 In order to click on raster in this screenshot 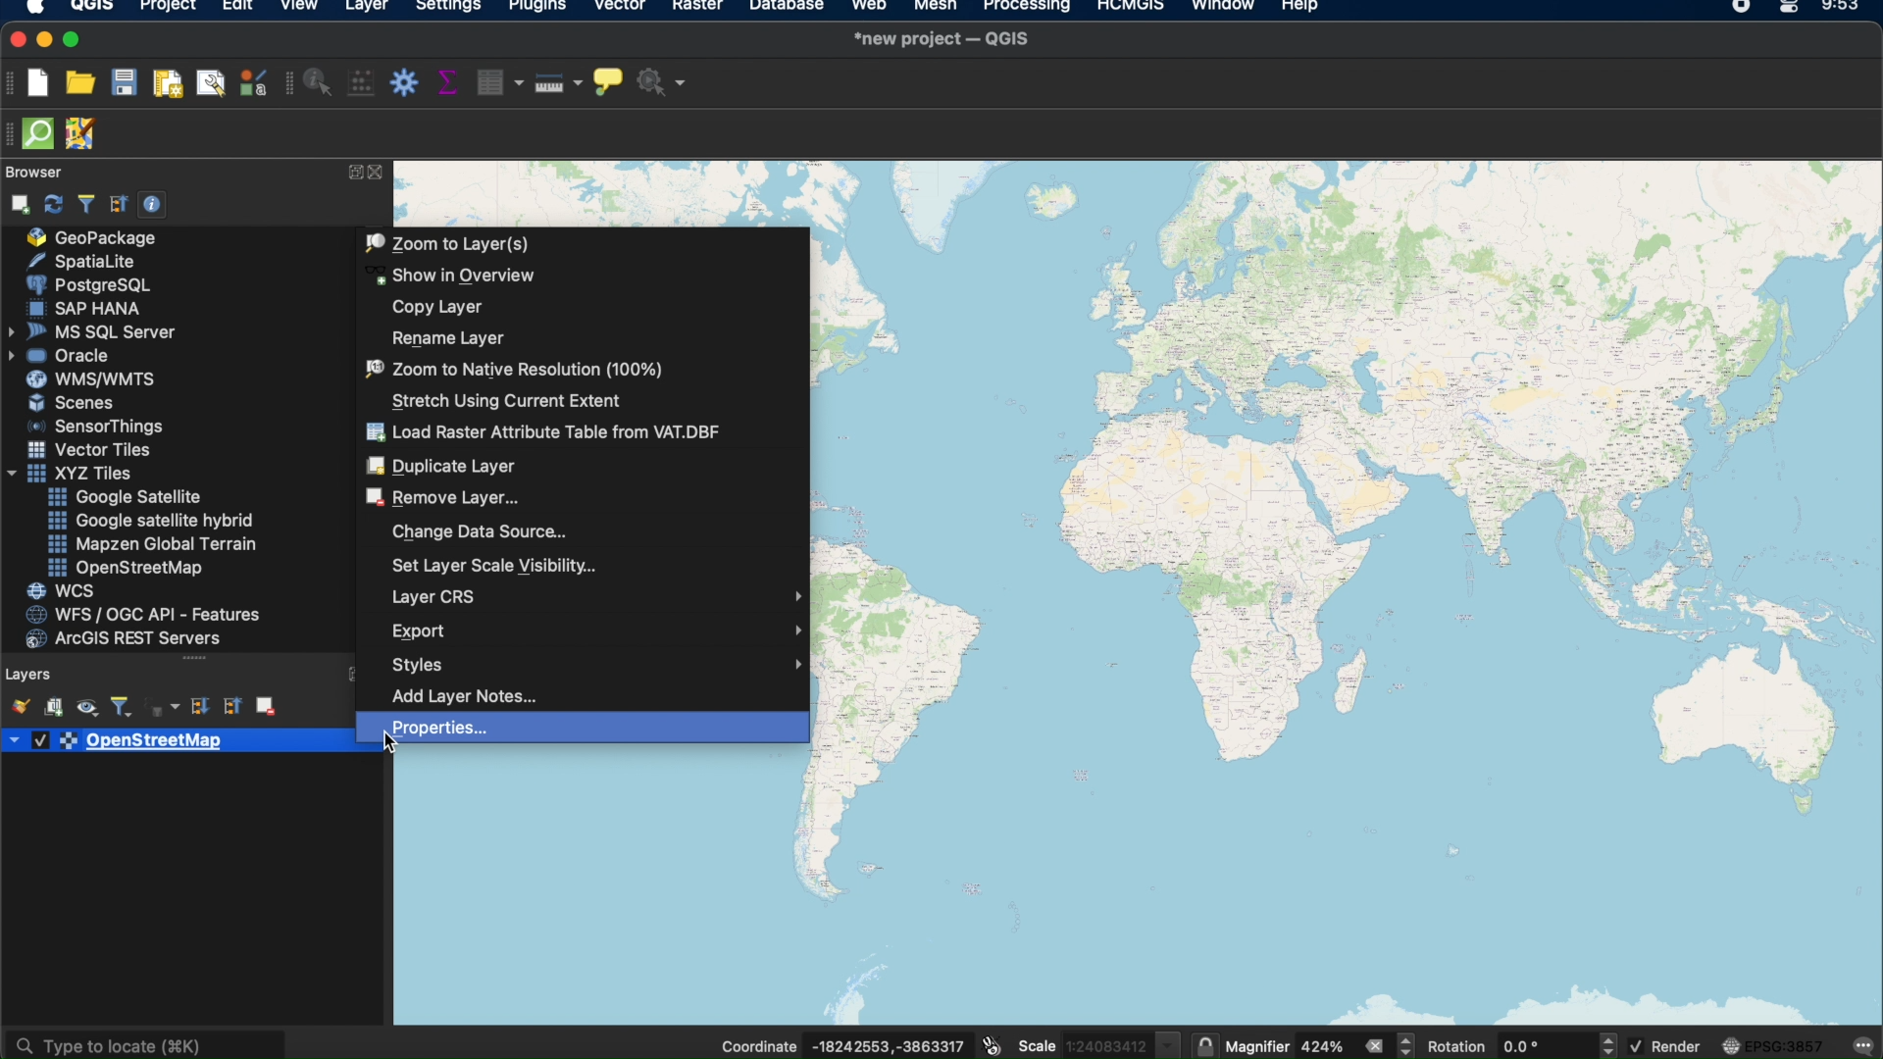, I will do `click(696, 8)`.